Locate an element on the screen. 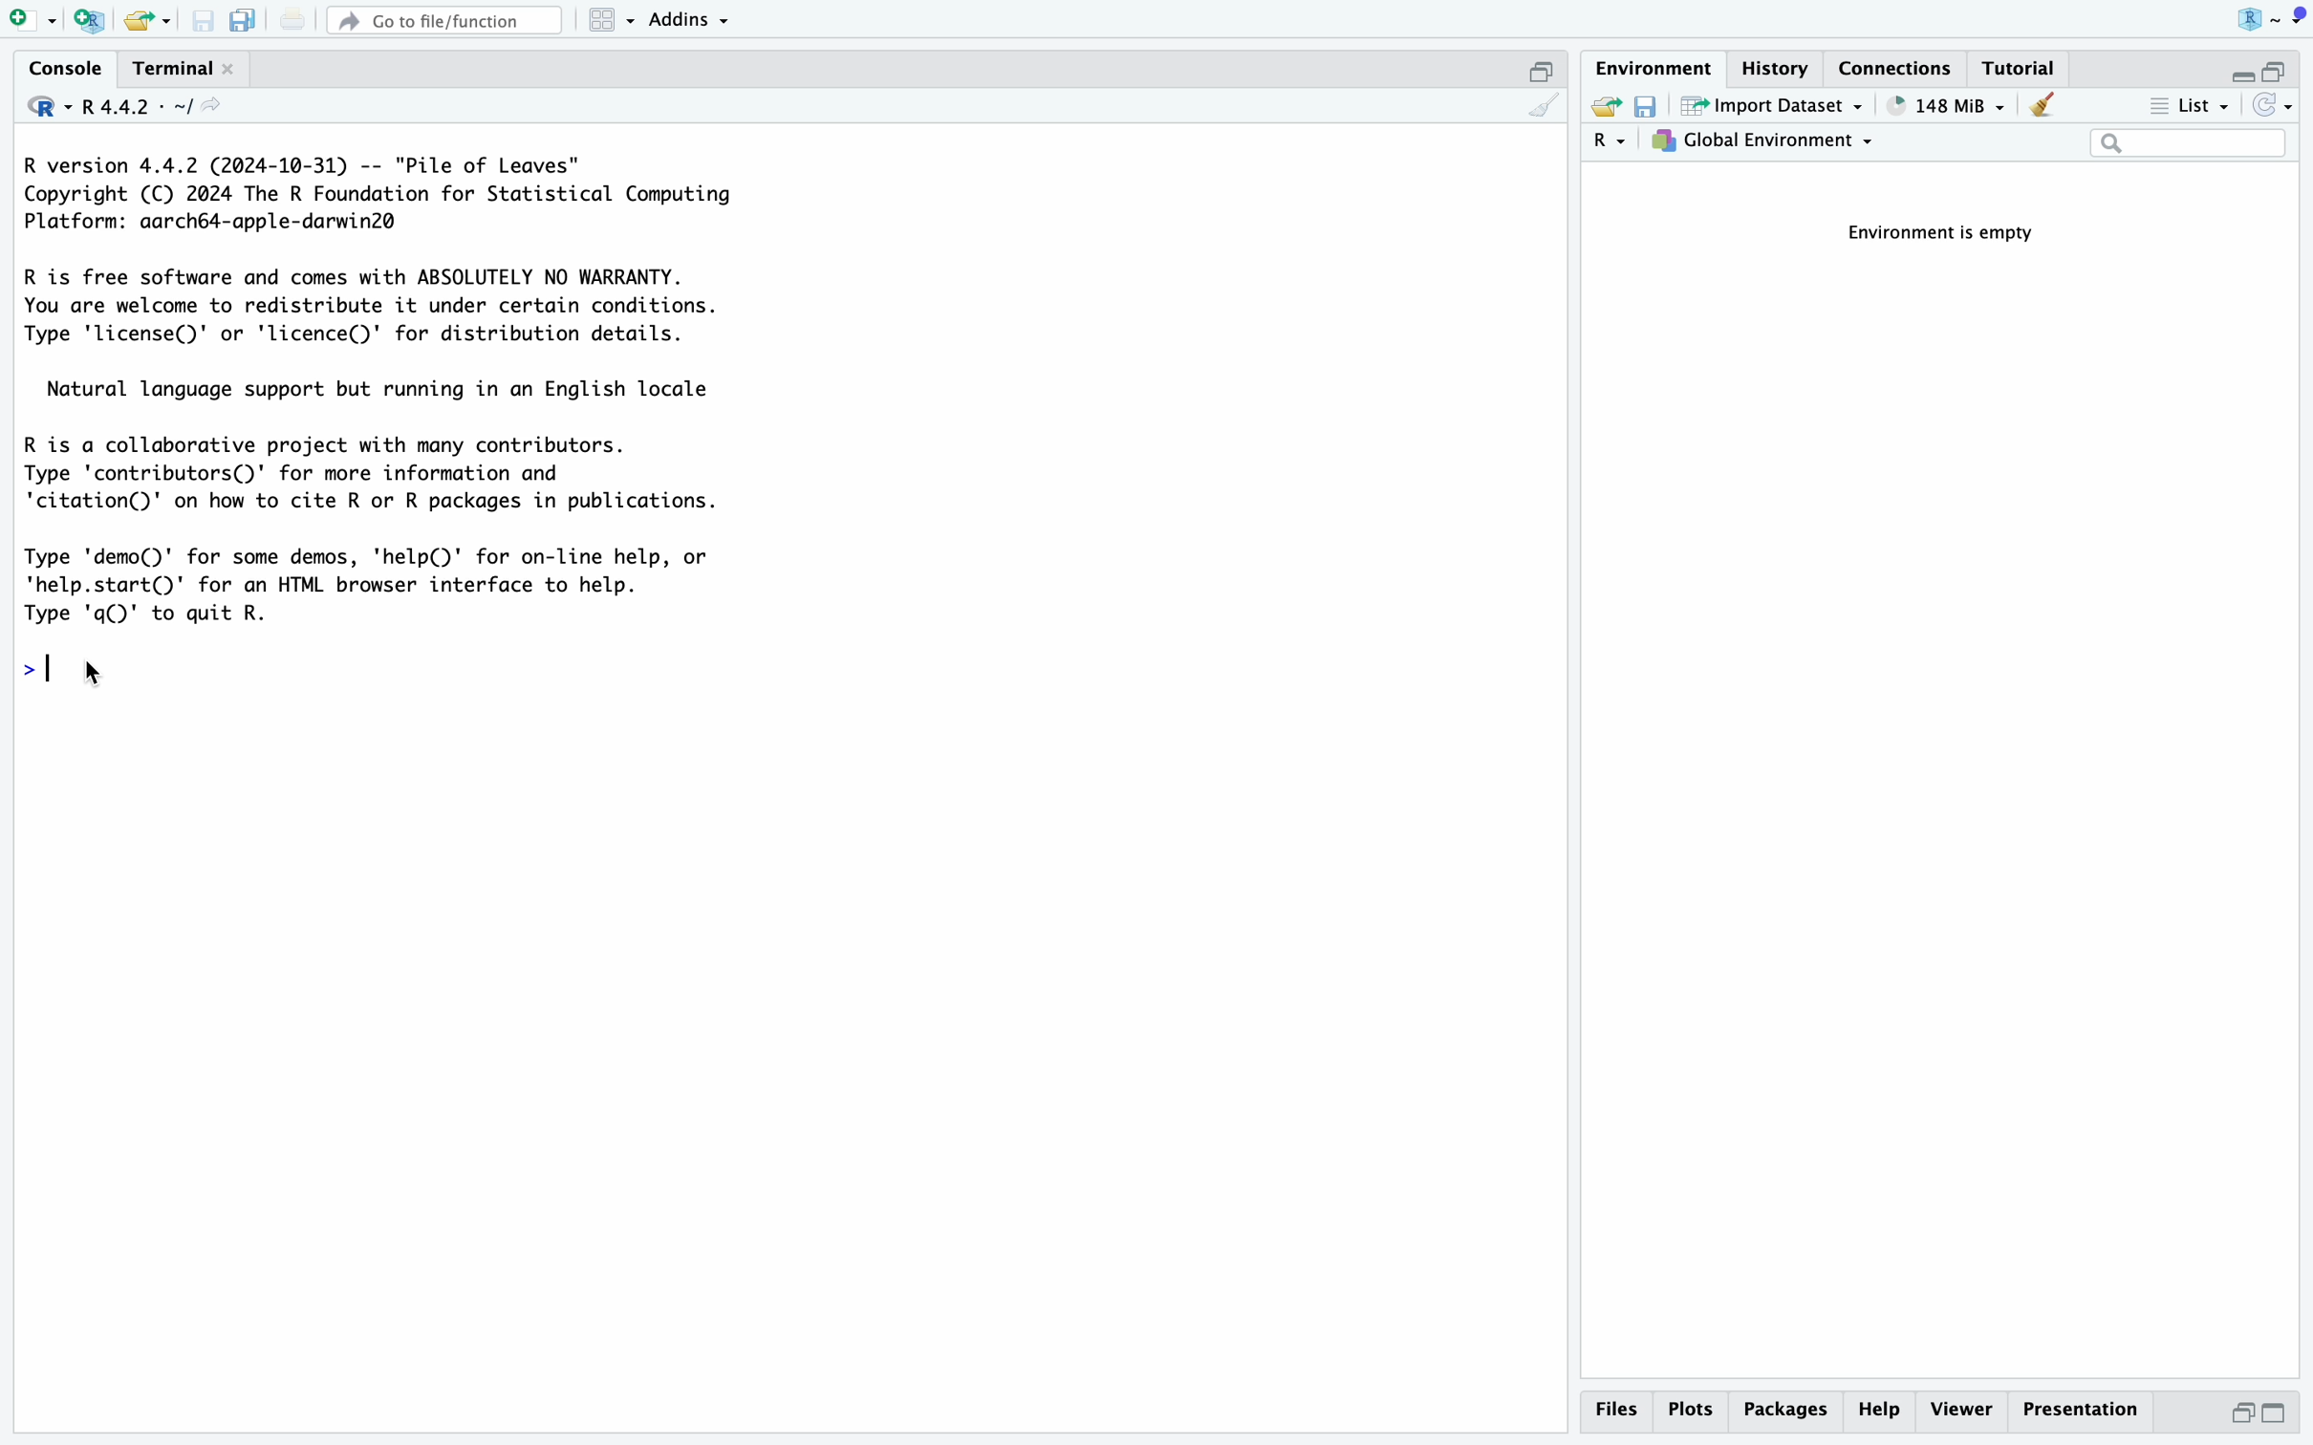 The width and height of the screenshot is (2313, 1445). save all open documents is located at coordinates (241, 20).